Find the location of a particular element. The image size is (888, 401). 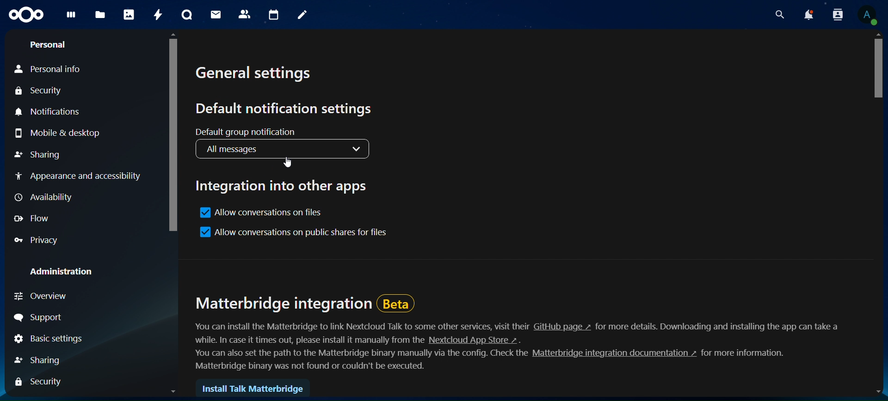

notifications is located at coordinates (52, 111).